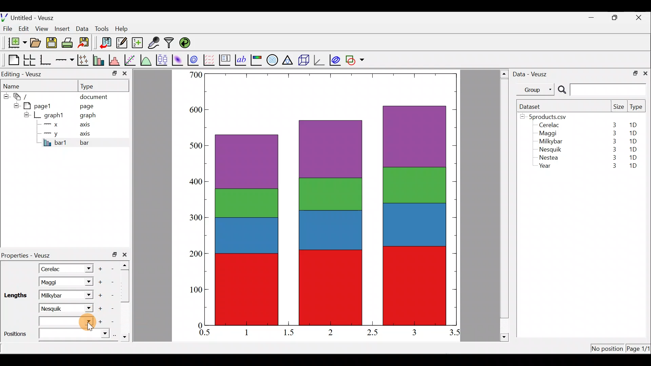  What do you see at coordinates (195, 60) in the screenshot?
I see `Plot a 2d dataset as contours` at bounding box center [195, 60].